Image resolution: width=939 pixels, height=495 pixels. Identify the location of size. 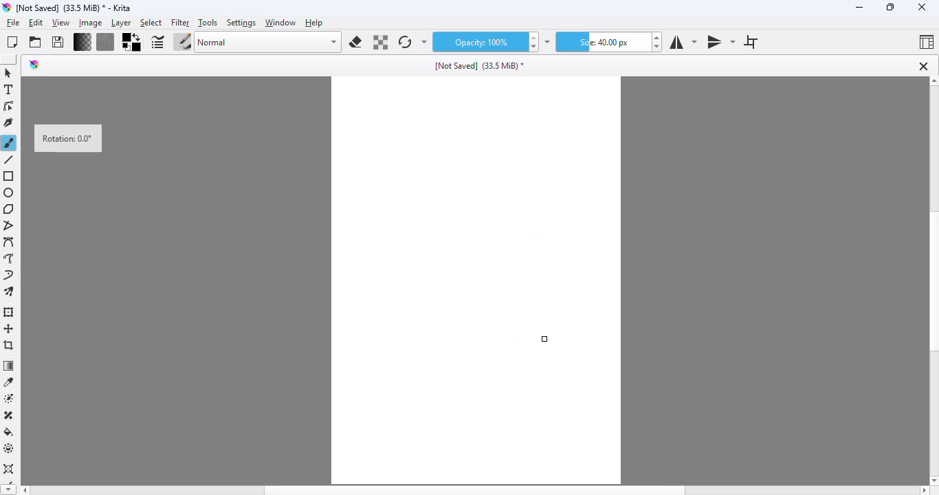
(604, 42).